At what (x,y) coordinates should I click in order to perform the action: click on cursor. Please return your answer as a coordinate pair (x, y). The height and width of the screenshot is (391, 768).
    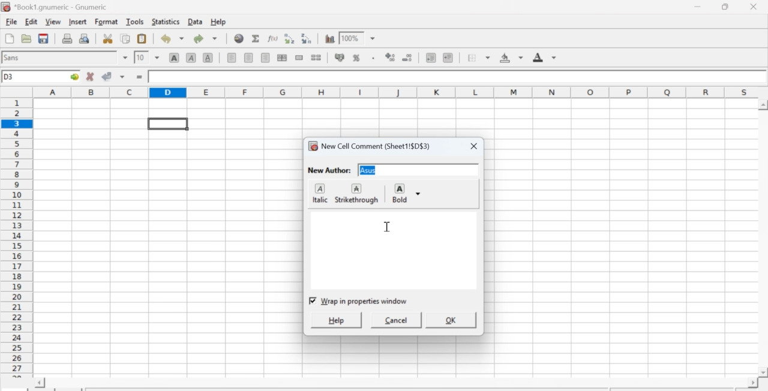
    Looking at the image, I should click on (387, 228).